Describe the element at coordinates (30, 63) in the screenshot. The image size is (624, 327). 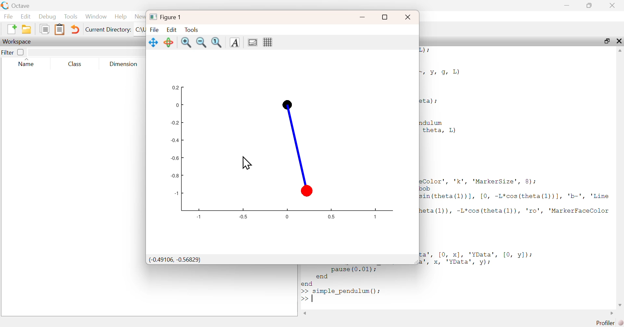
I see `Name` at that location.